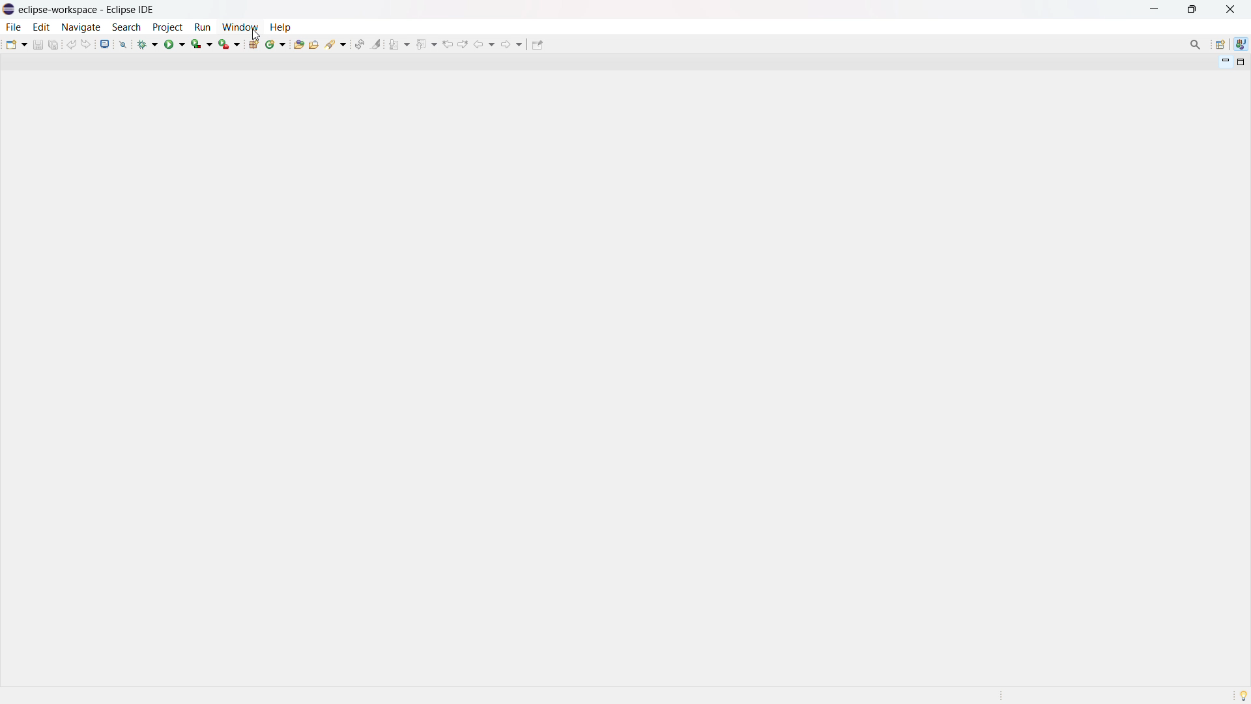 The image size is (1251, 704). What do you see at coordinates (167, 27) in the screenshot?
I see `project` at bounding box center [167, 27].